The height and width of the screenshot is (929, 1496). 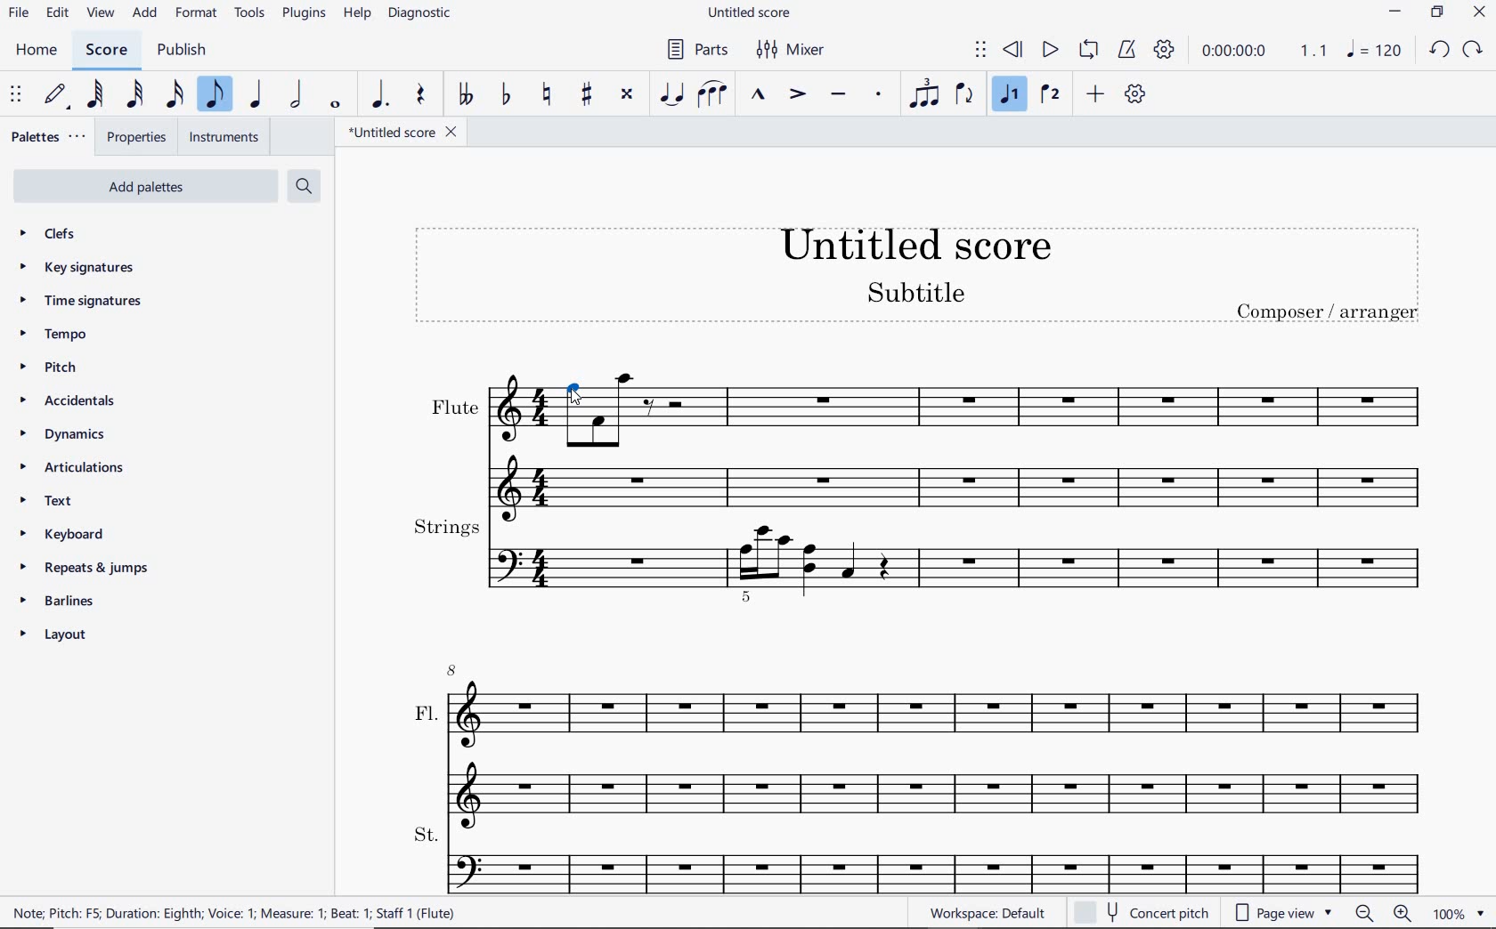 I want to click on zoom factor, so click(x=1460, y=913).